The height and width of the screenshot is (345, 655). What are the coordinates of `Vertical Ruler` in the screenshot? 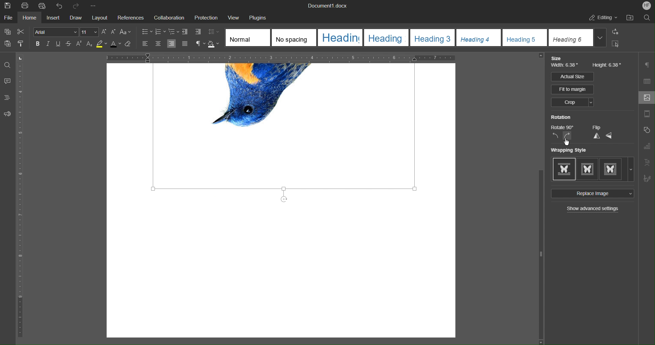 It's located at (22, 198).